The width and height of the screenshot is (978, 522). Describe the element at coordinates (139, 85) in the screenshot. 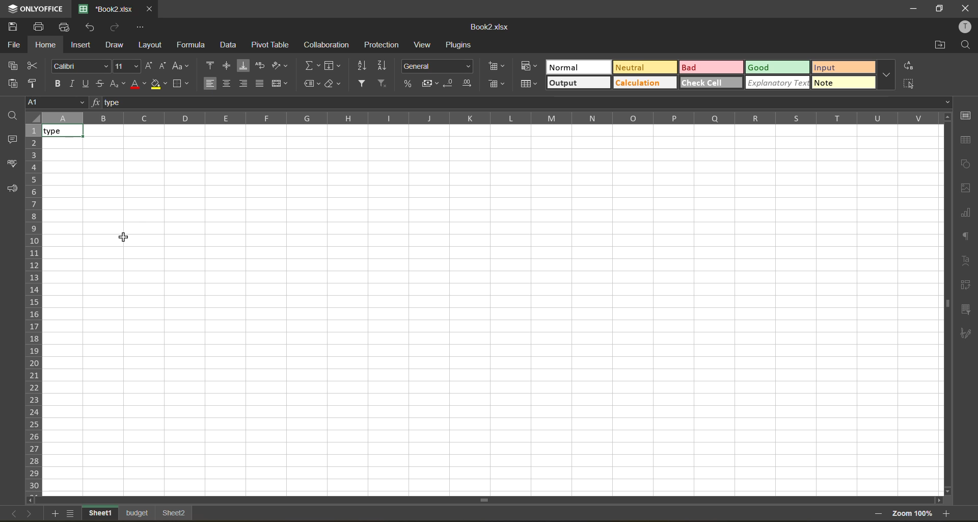

I see `font color` at that location.